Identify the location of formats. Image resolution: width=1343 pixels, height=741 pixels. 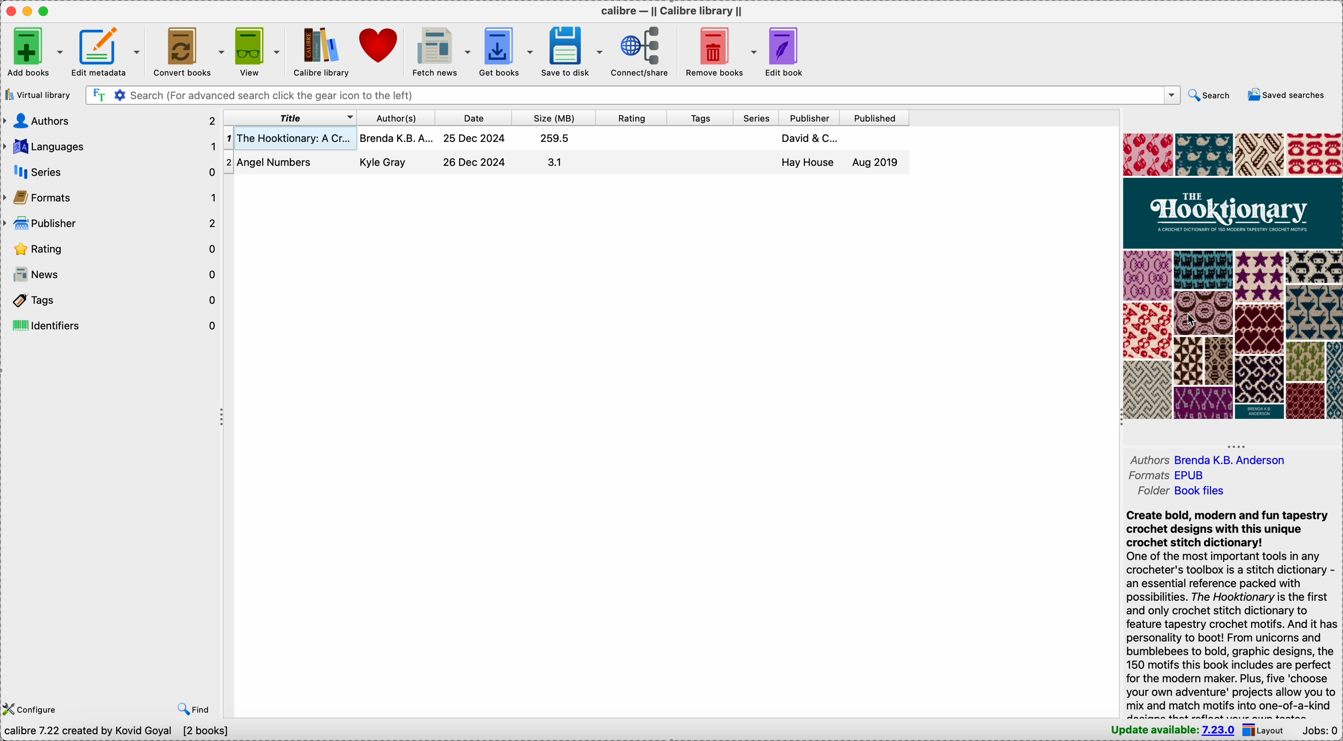
(110, 198).